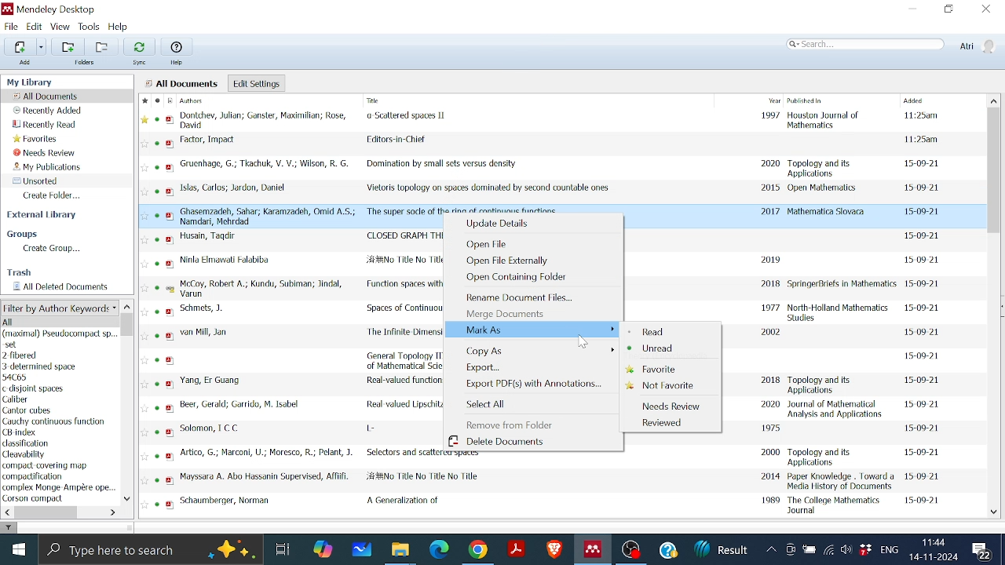 This screenshot has height=565, width=1005. I want to click on Merege Documents, so click(519, 314).